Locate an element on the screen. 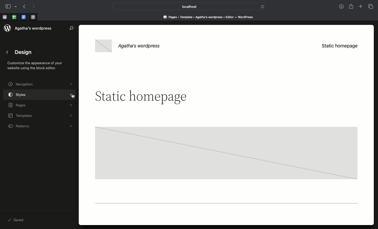 The width and height of the screenshot is (378, 229). Downloads is located at coordinates (342, 7).